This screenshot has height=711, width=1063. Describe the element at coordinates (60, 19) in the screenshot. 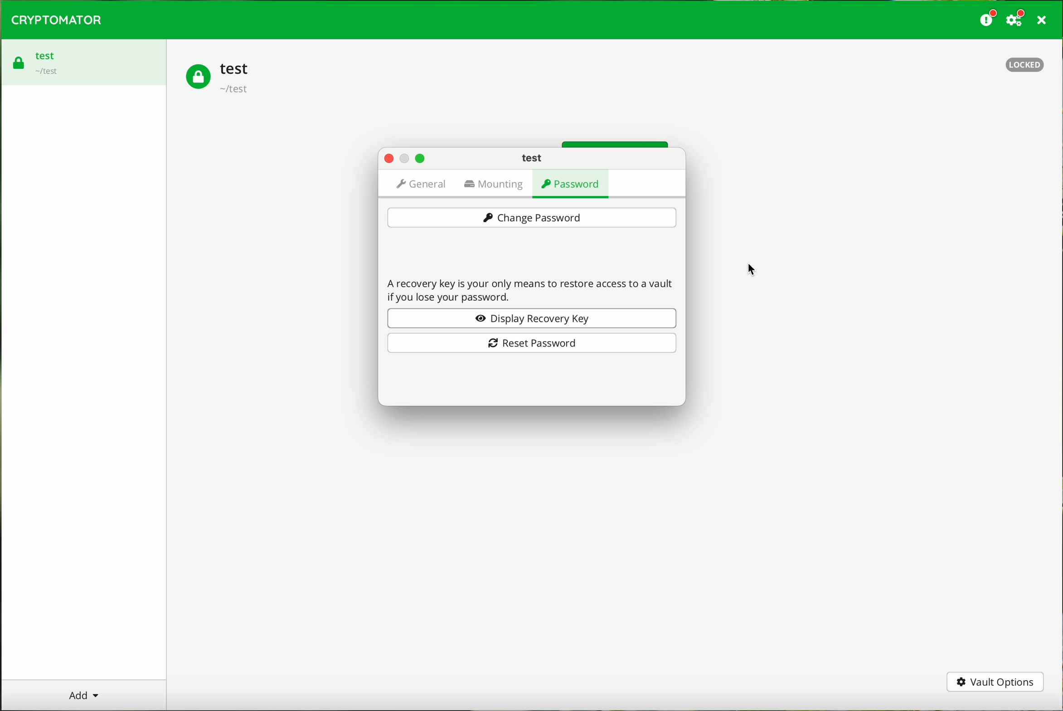

I see `CRYPTOMATOR` at that location.